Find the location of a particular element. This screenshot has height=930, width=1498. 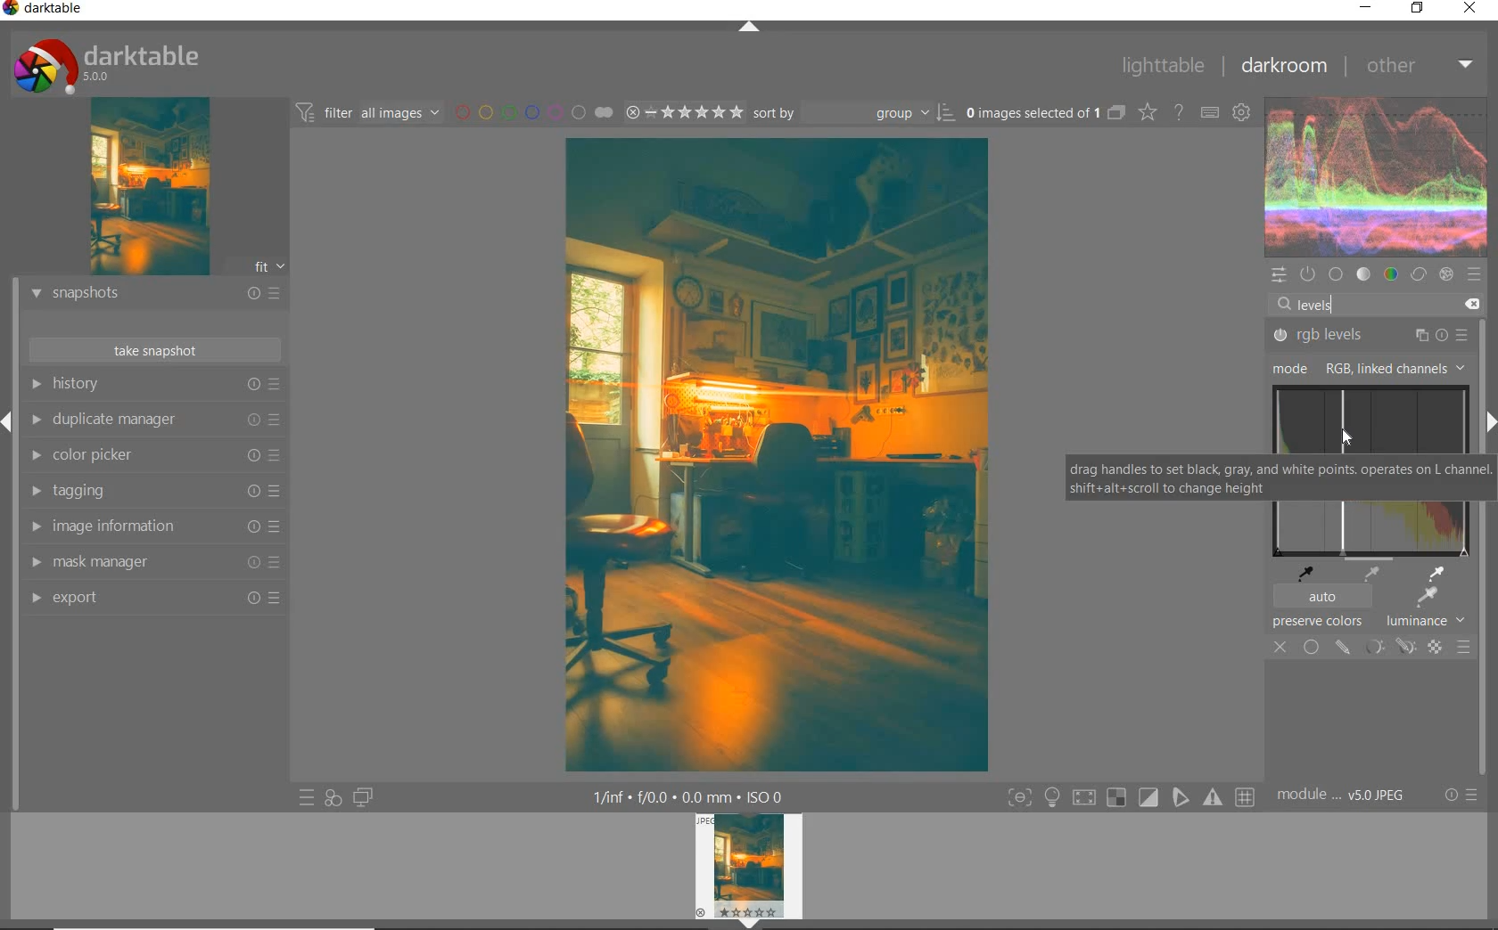

lighttable is located at coordinates (1164, 68).